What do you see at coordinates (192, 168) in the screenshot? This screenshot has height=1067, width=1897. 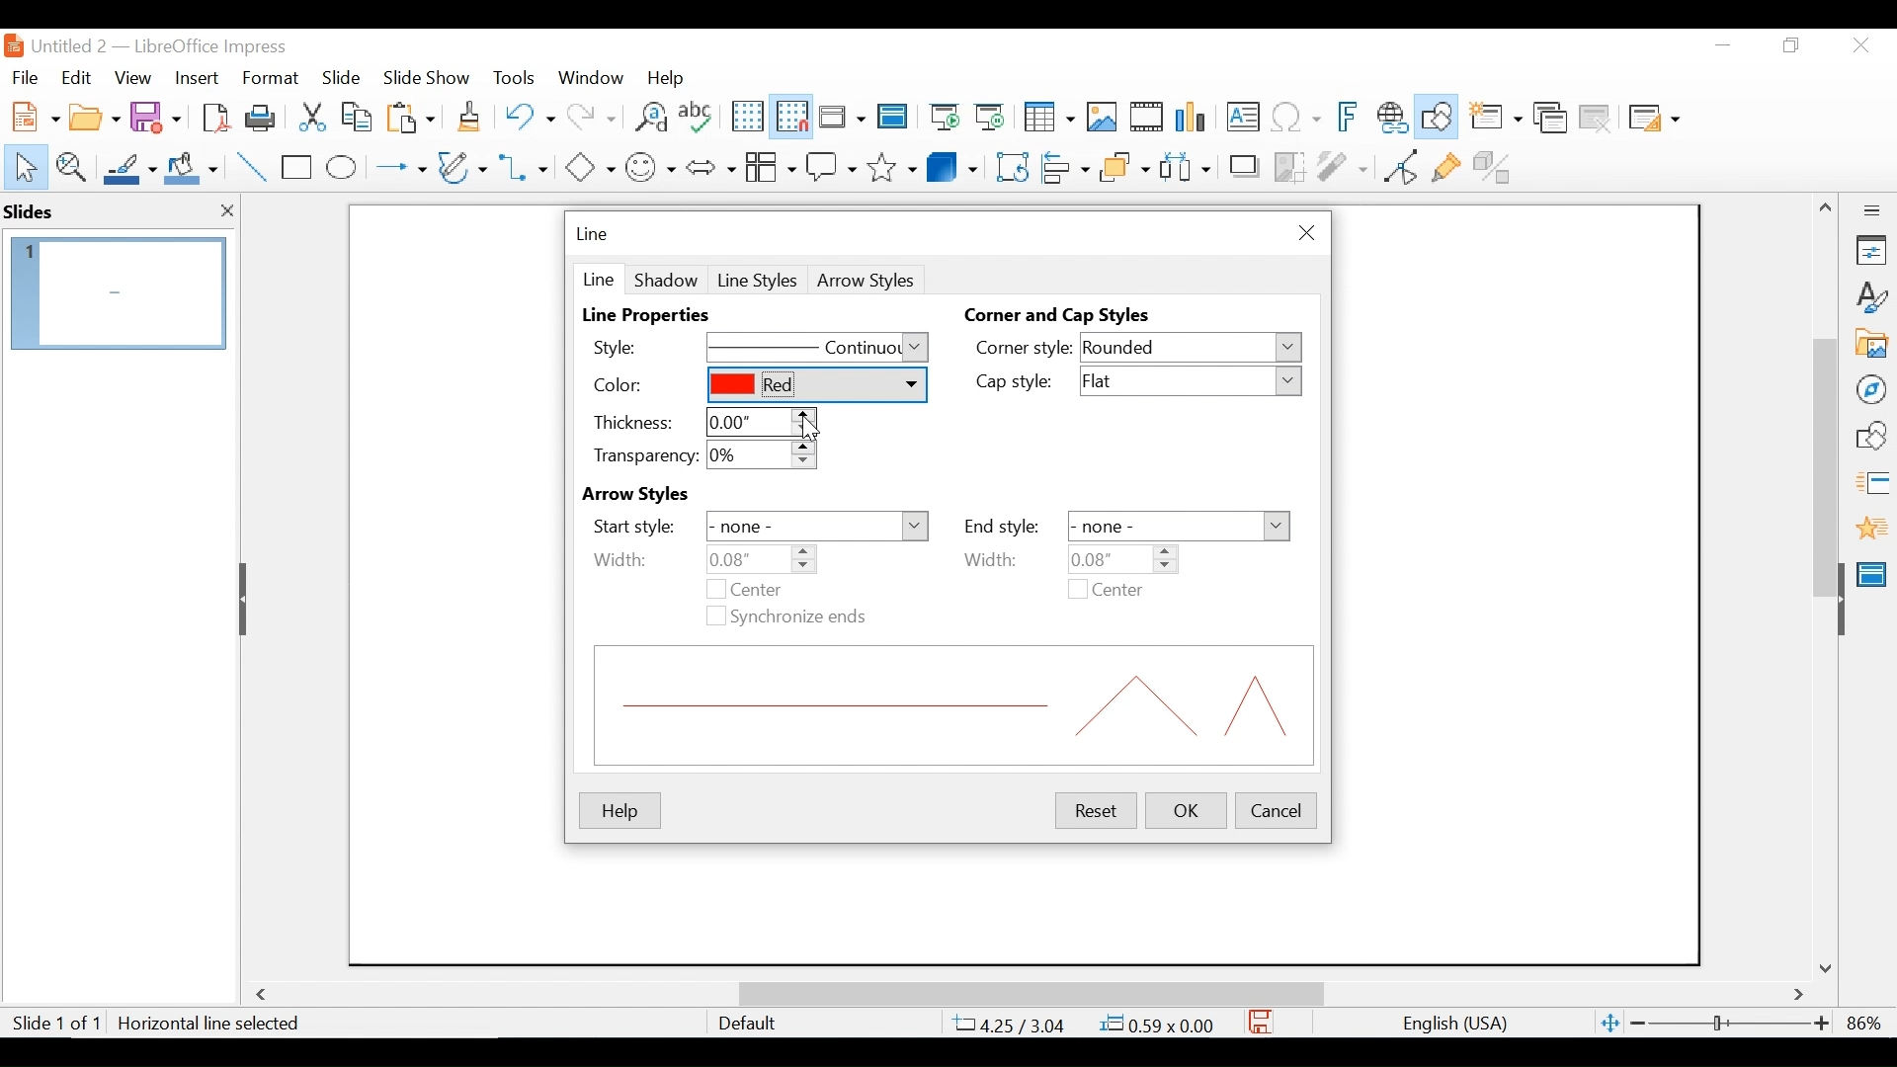 I see `Fill Color` at bounding box center [192, 168].